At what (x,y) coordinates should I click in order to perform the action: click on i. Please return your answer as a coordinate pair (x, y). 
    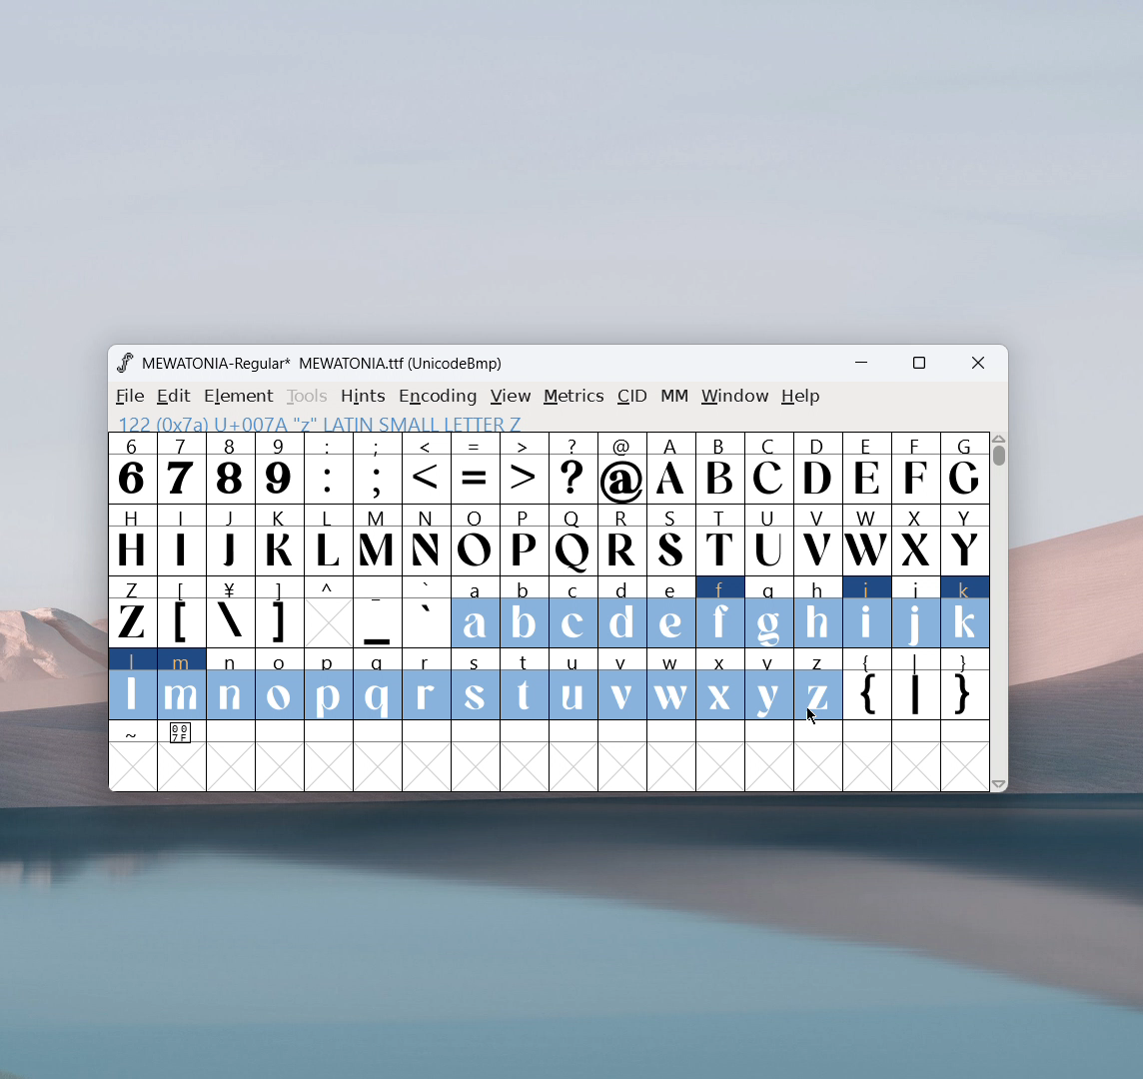
    Looking at the image, I should click on (867, 612).